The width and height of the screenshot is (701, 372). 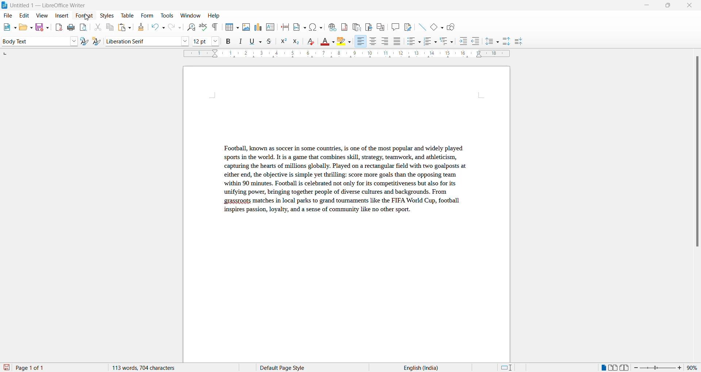 I want to click on zoom slider, so click(x=659, y=368).